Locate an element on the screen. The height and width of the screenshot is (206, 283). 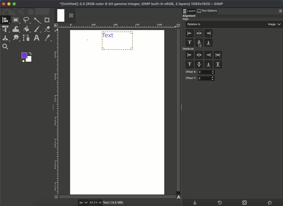
Duplicate is located at coordinates (244, 203).